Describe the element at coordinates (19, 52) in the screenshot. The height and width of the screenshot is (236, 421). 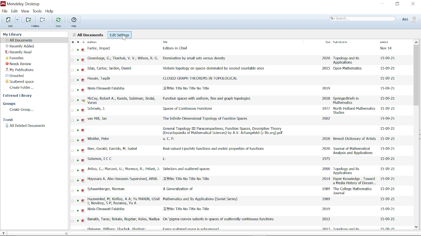
I see `Recently read` at that location.